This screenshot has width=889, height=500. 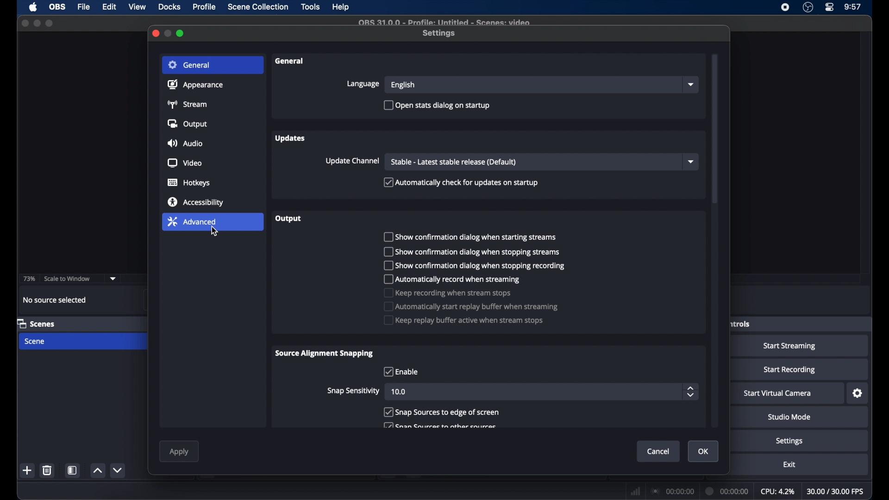 I want to click on hotkeys, so click(x=189, y=182).